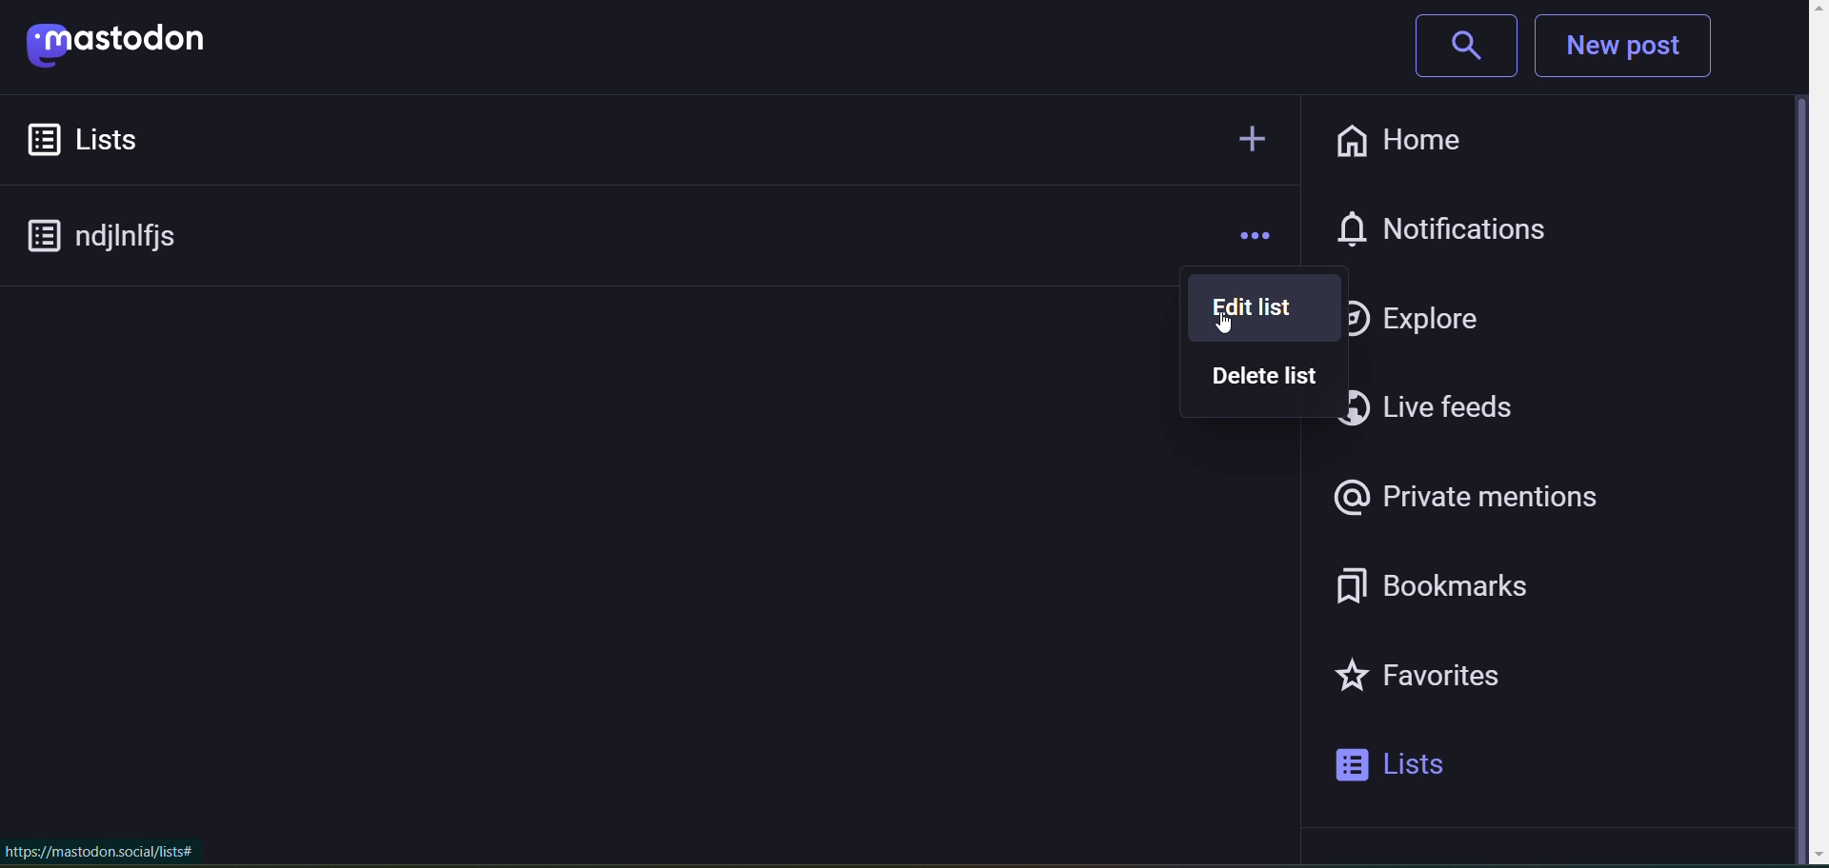 The height and width of the screenshot is (868, 1829). I want to click on explore, so click(1430, 318).